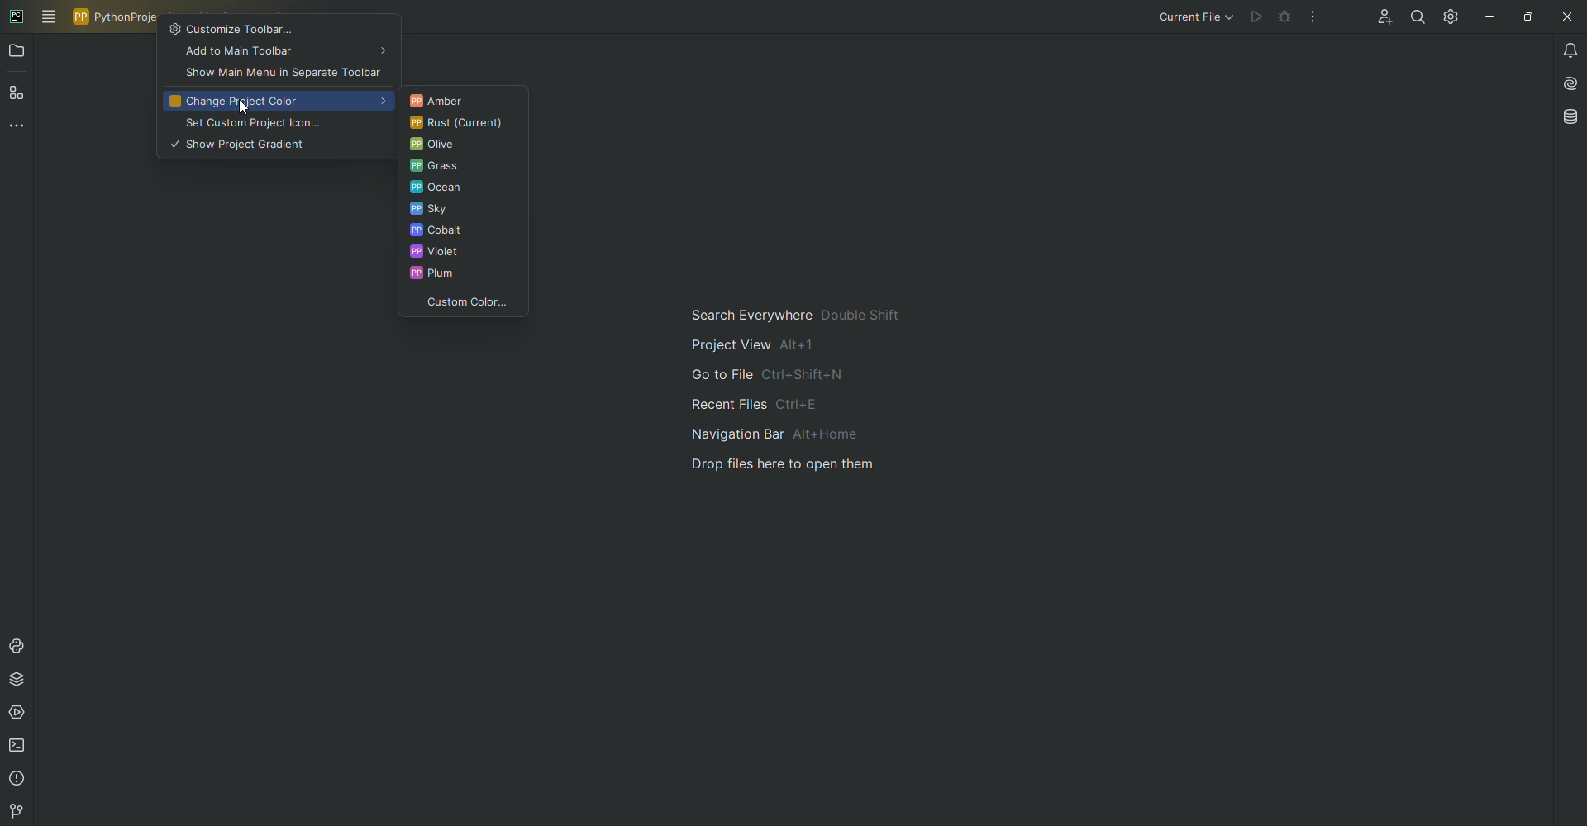  I want to click on Change Project Color, so click(276, 102).